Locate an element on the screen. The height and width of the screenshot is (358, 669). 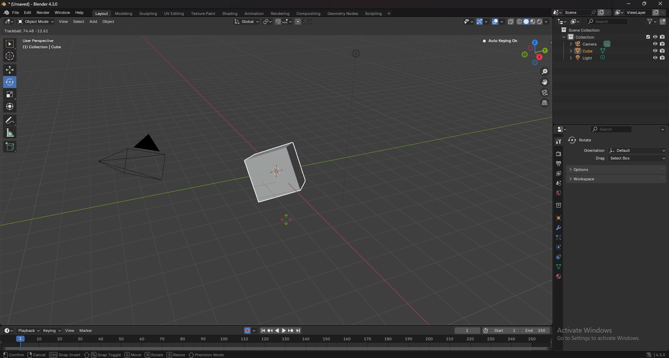
transform is located at coordinates (10, 106).